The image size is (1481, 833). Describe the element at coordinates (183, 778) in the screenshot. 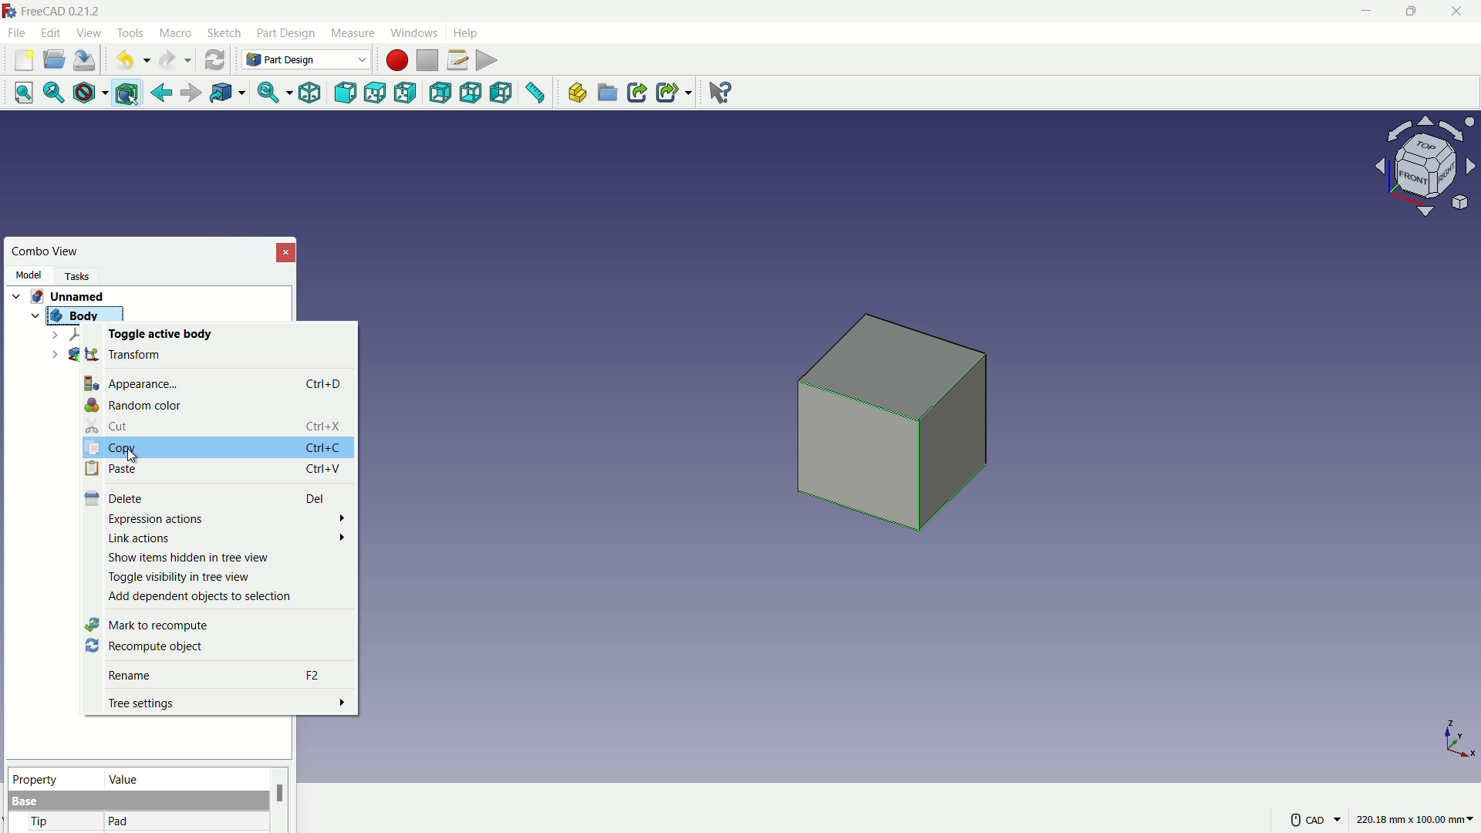

I see `value` at that location.